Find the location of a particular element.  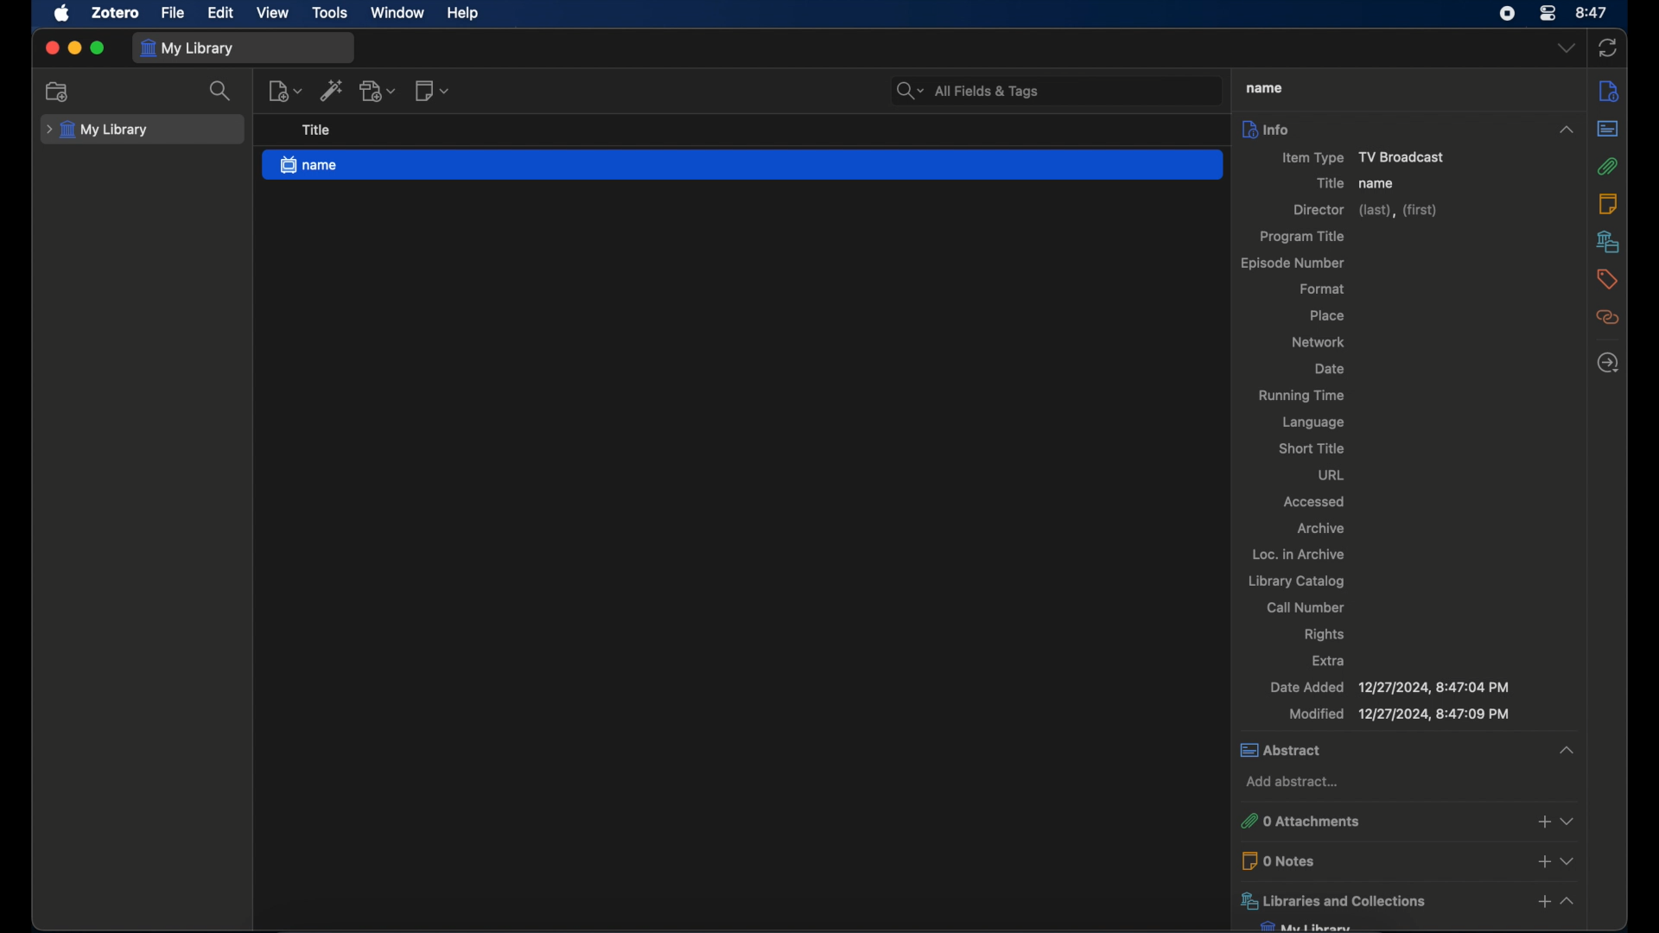

modified is located at coordinates (1400, 714).